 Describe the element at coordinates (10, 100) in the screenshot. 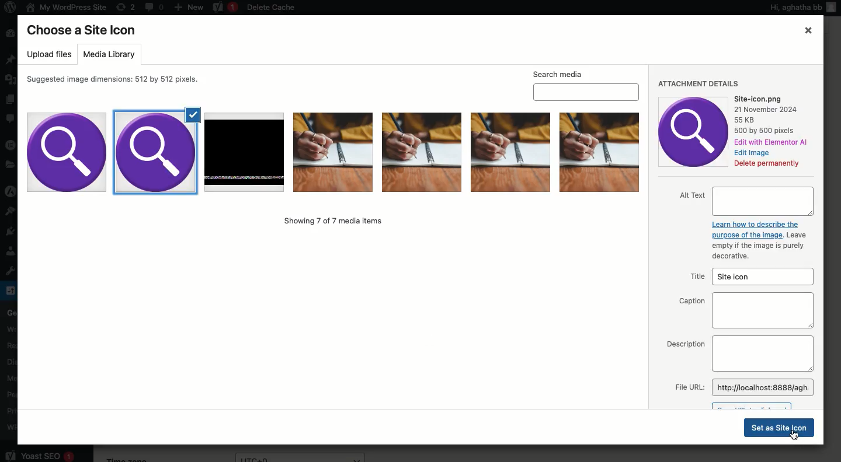

I see `Pages` at that location.